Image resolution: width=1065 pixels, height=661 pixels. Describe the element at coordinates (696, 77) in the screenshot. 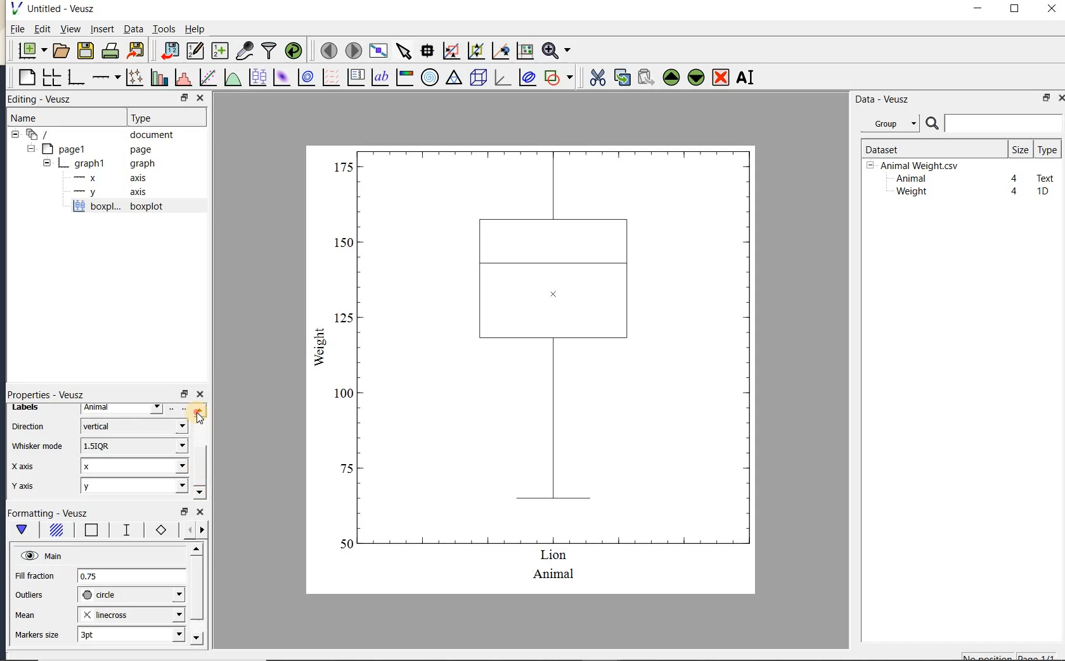

I see `move the selected widget down` at that location.